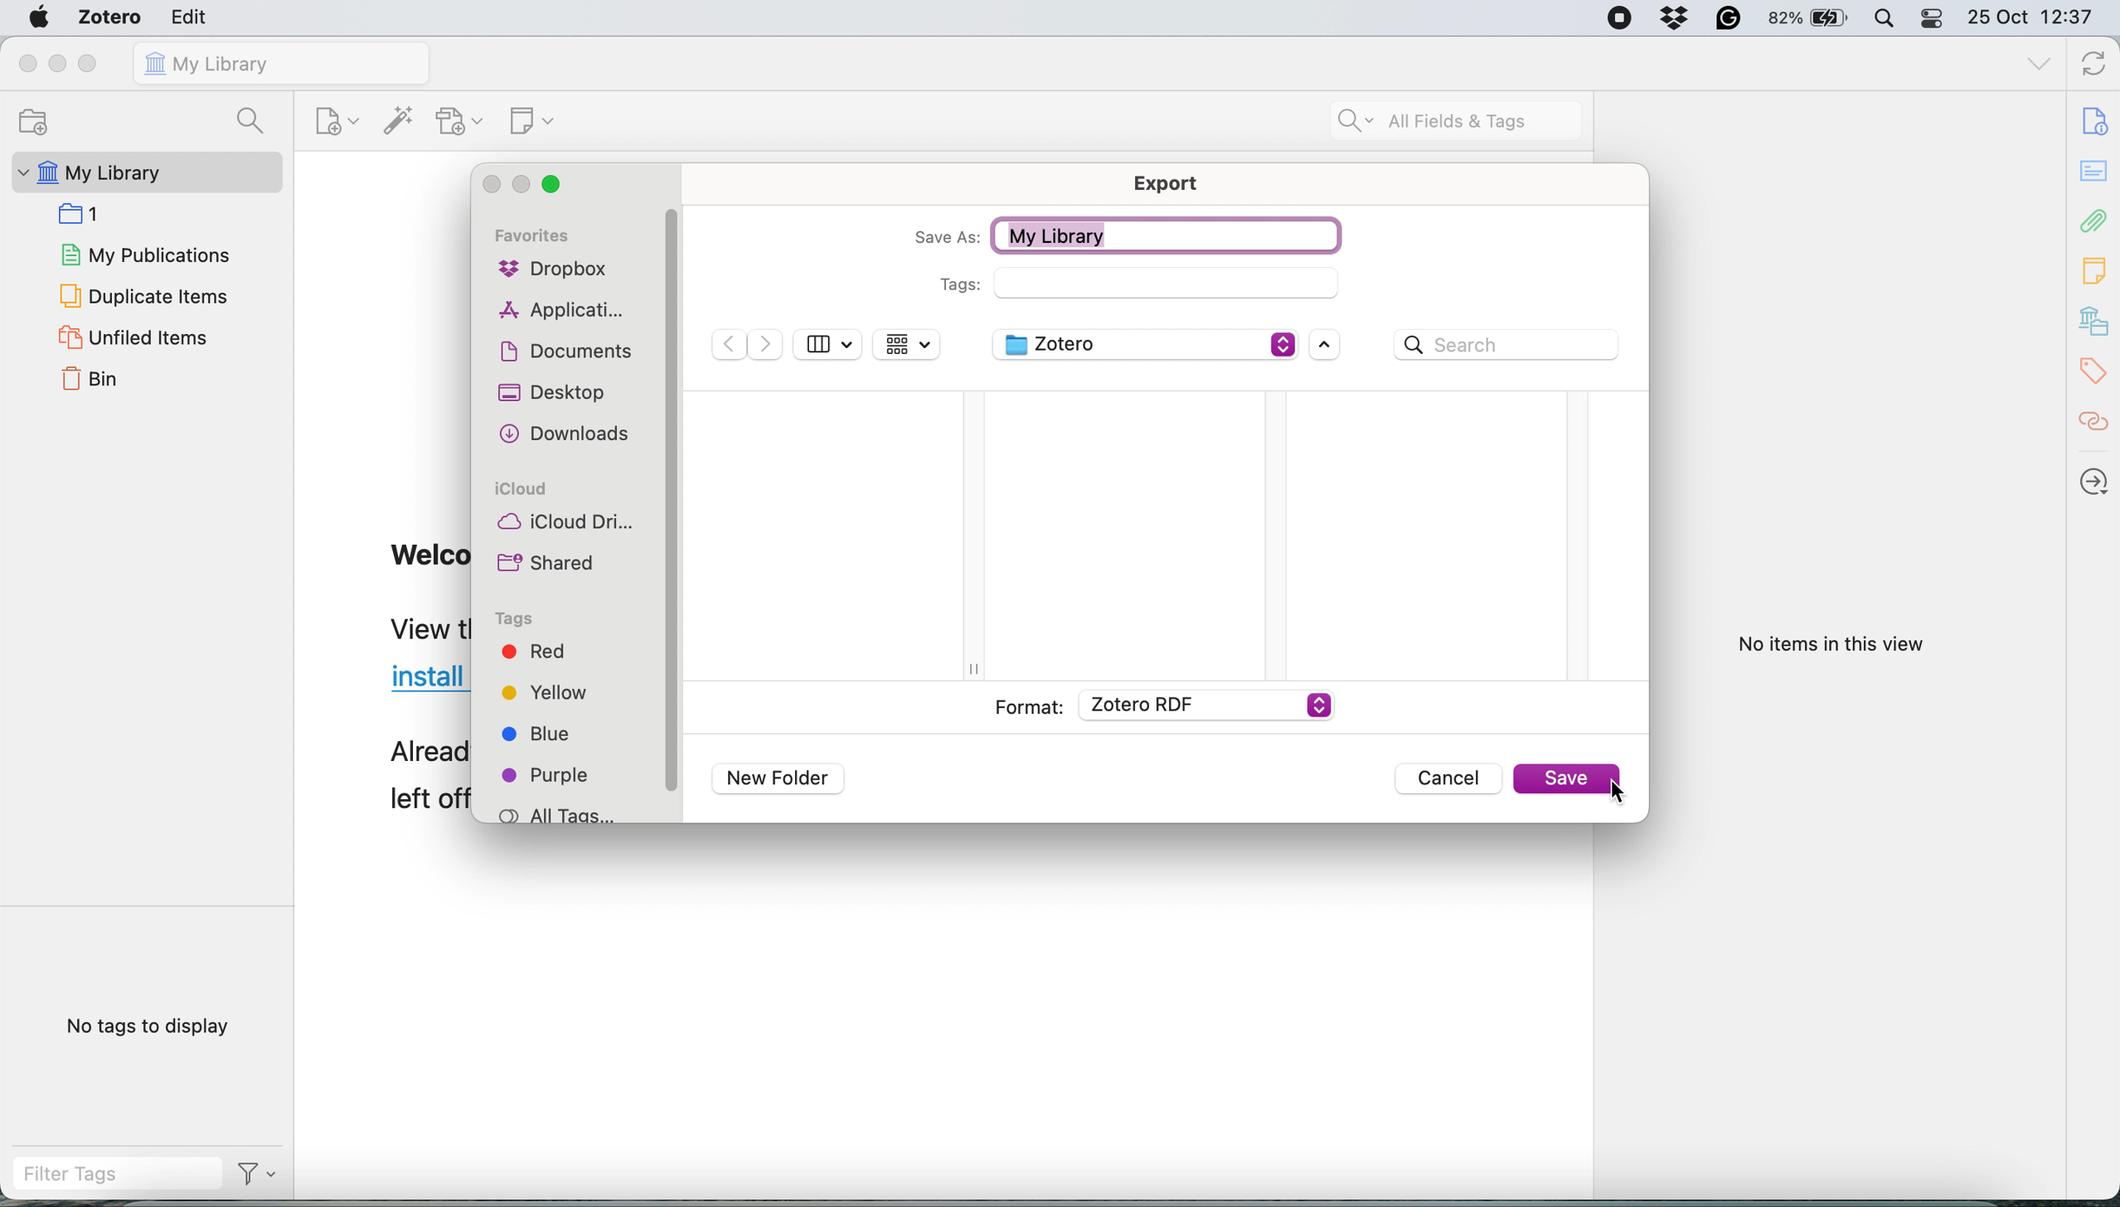 This screenshot has height=1207, width=2120. What do you see at coordinates (2096, 171) in the screenshot?
I see `abstract` at bounding box center [2096, 171].